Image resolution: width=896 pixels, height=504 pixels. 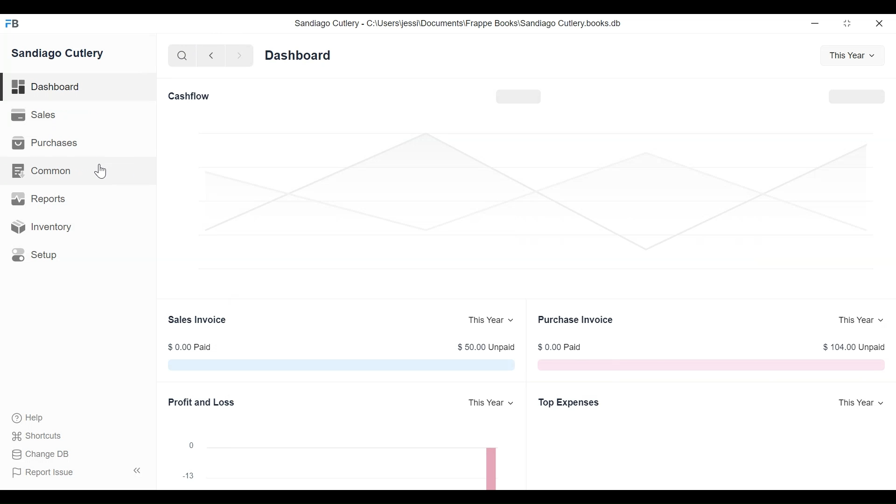 I want to click on Profit and Loss, so click(x=202, y=401).